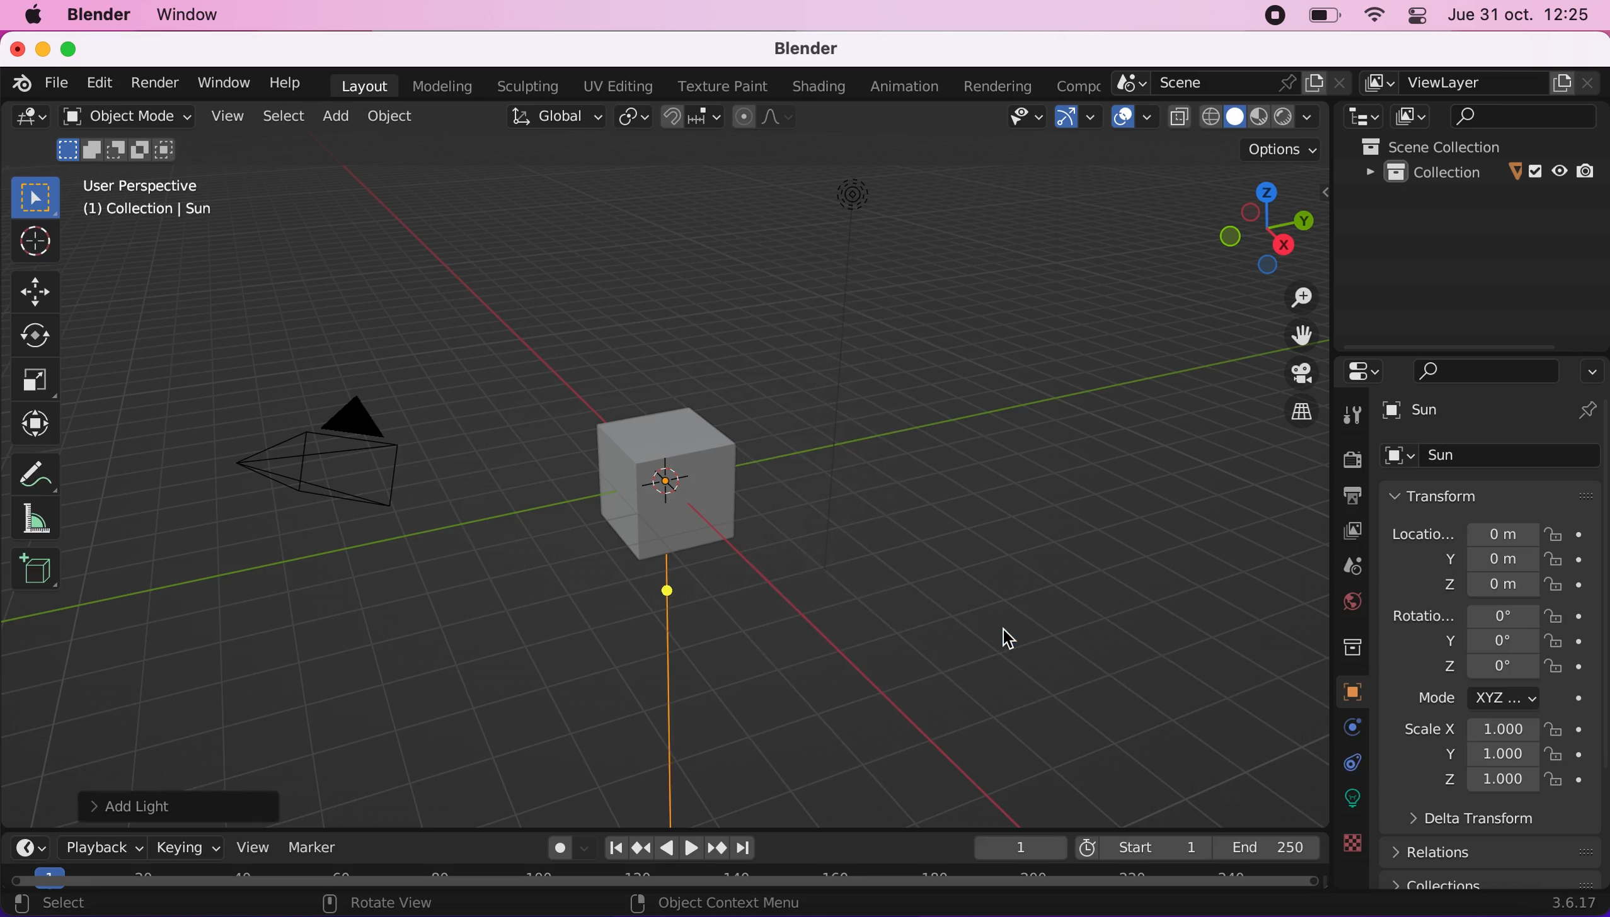 This screenshot has width=1610, height=917. What do you see at coordinates (1342, 692) in the screenshot?
I see `object` at bounding box center [1342, 692].